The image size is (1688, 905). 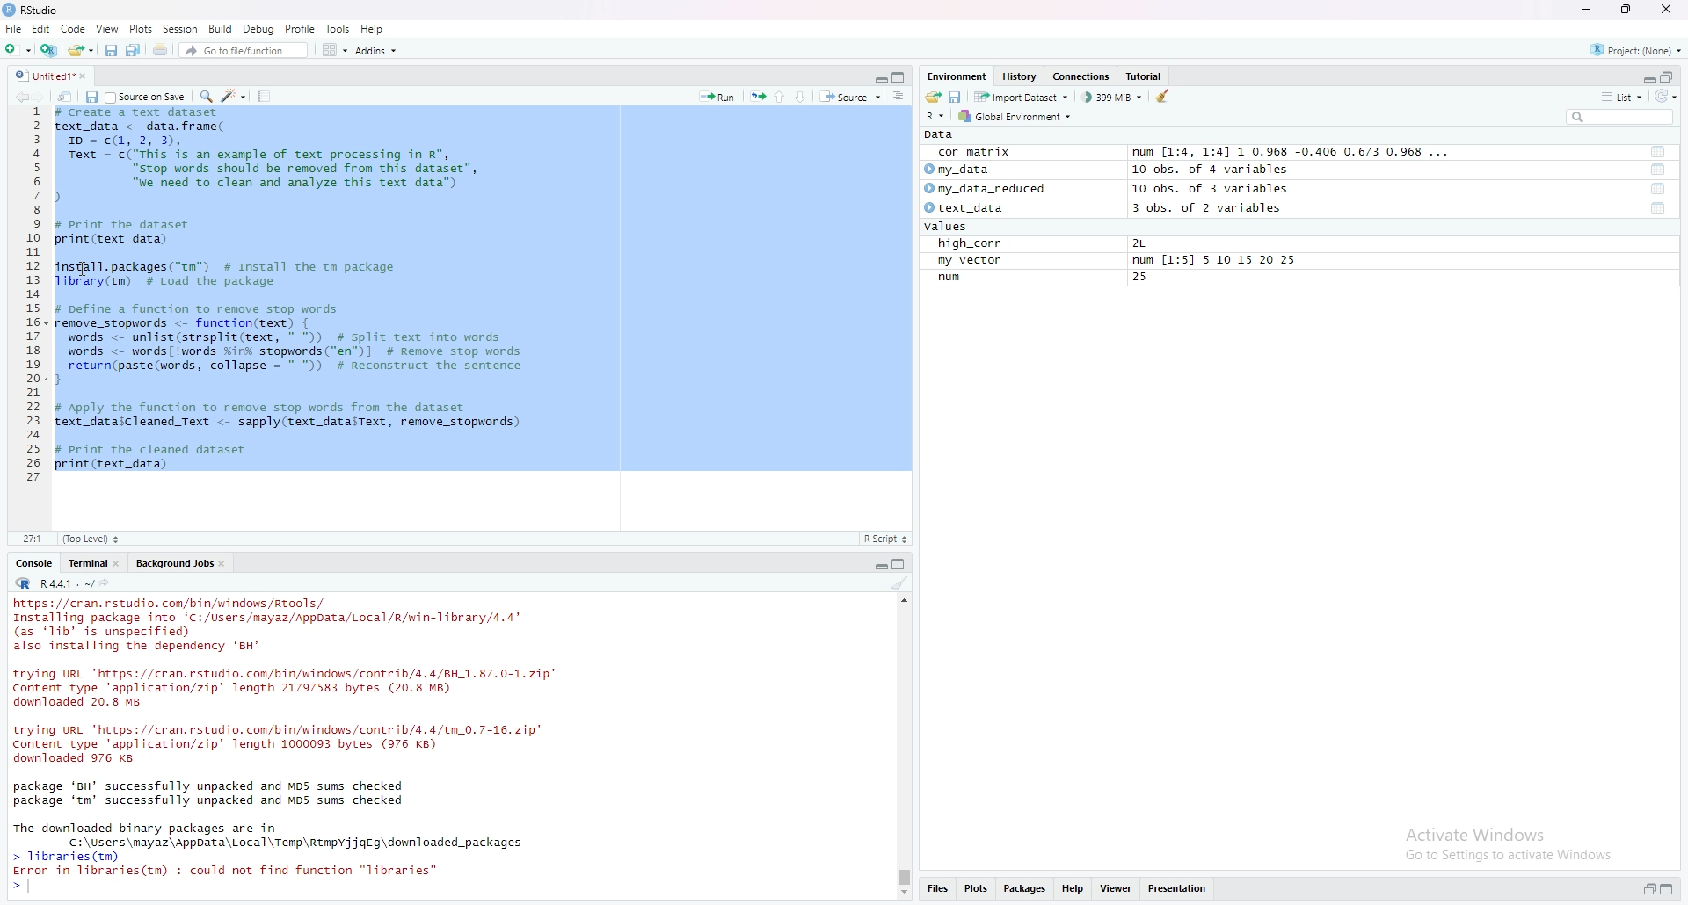 What do you see at coordinates (958, 168) in the screenshot?
I see ` my data` at bounding box center [958, 168].